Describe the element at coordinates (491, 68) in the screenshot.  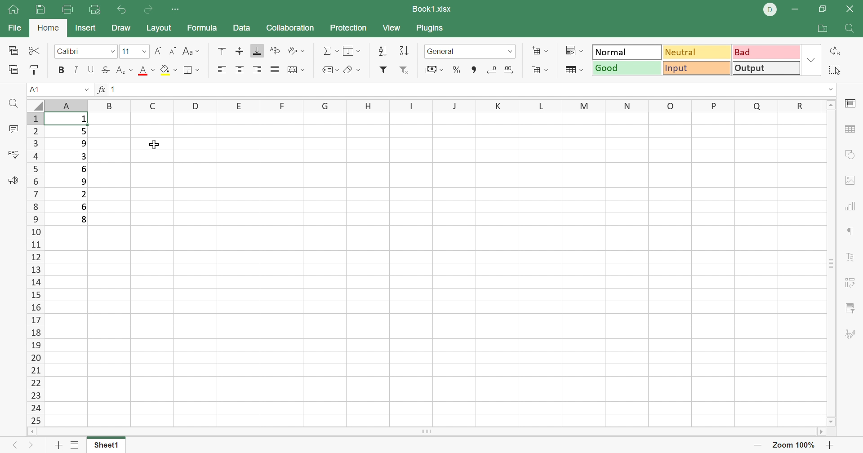
I see `Decrease decimal` at that location.